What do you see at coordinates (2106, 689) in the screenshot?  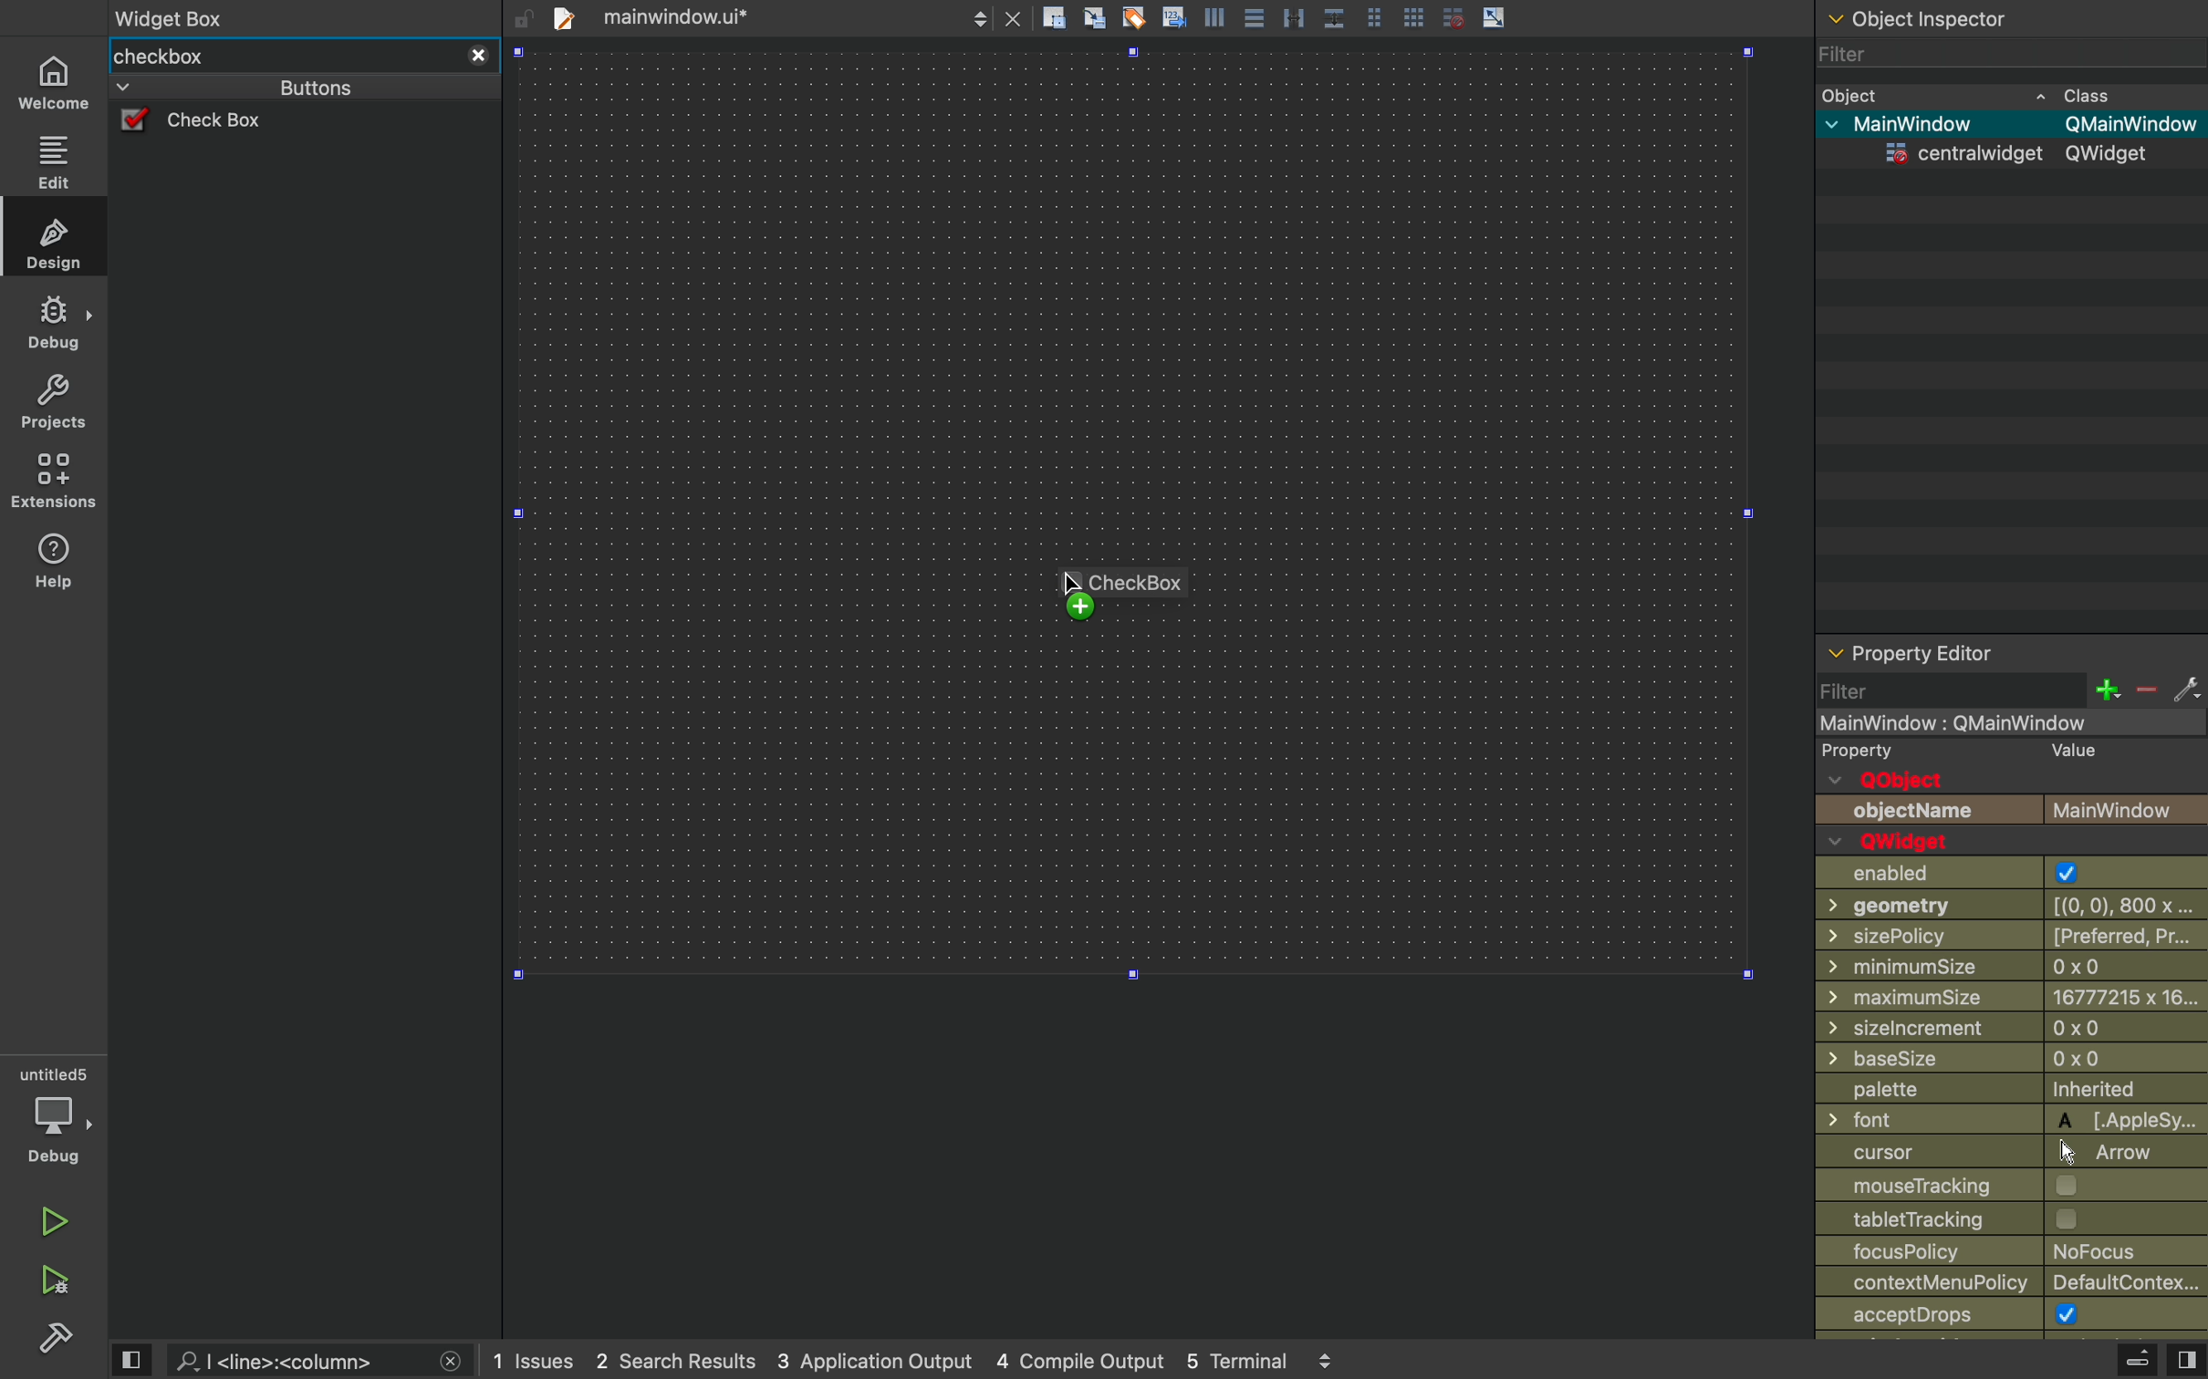 I see `plus` at bounding box center [2106, 689].